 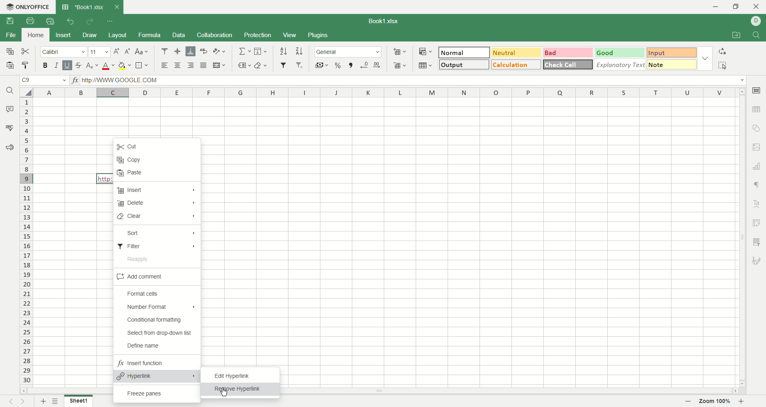 I want to click on column name, so click(x=387, y=92).